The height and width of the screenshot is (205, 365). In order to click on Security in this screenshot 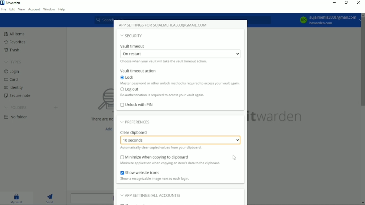, I will do `click(132, 36)`.